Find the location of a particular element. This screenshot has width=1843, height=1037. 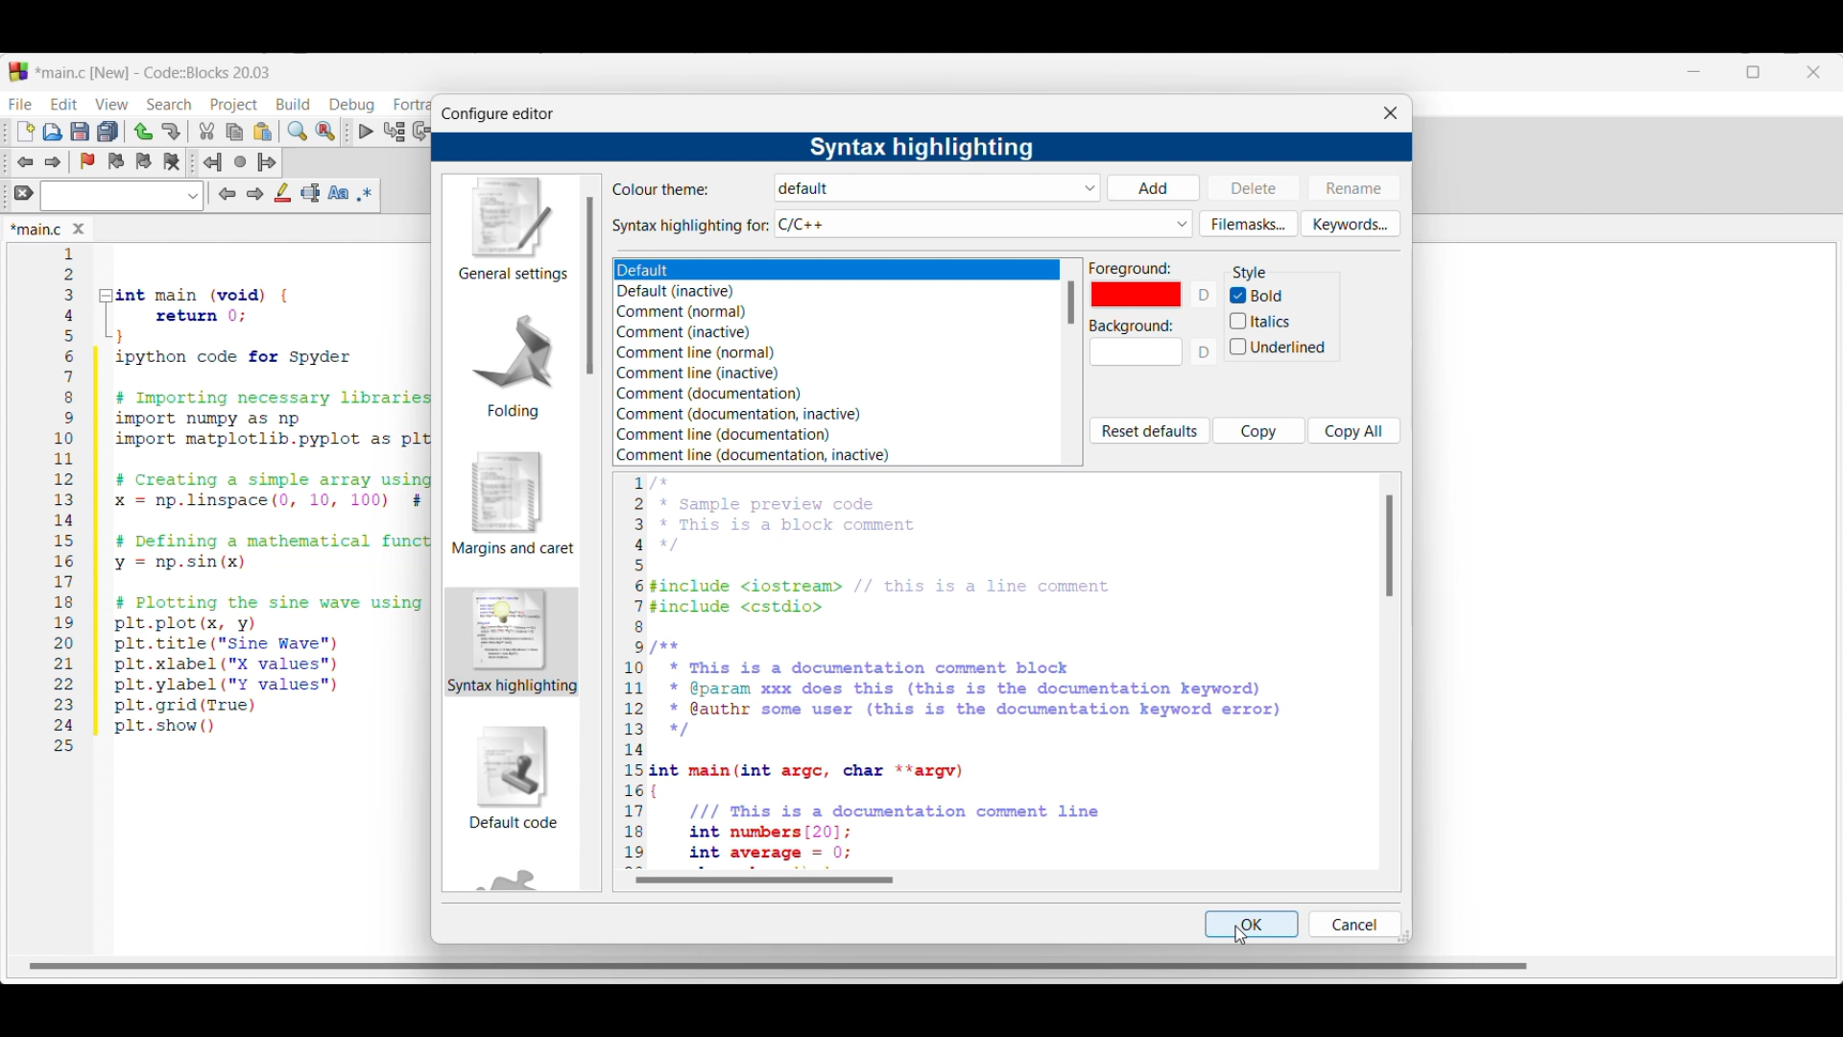

Syntax highlighting options is located at coordinates (984, 224).